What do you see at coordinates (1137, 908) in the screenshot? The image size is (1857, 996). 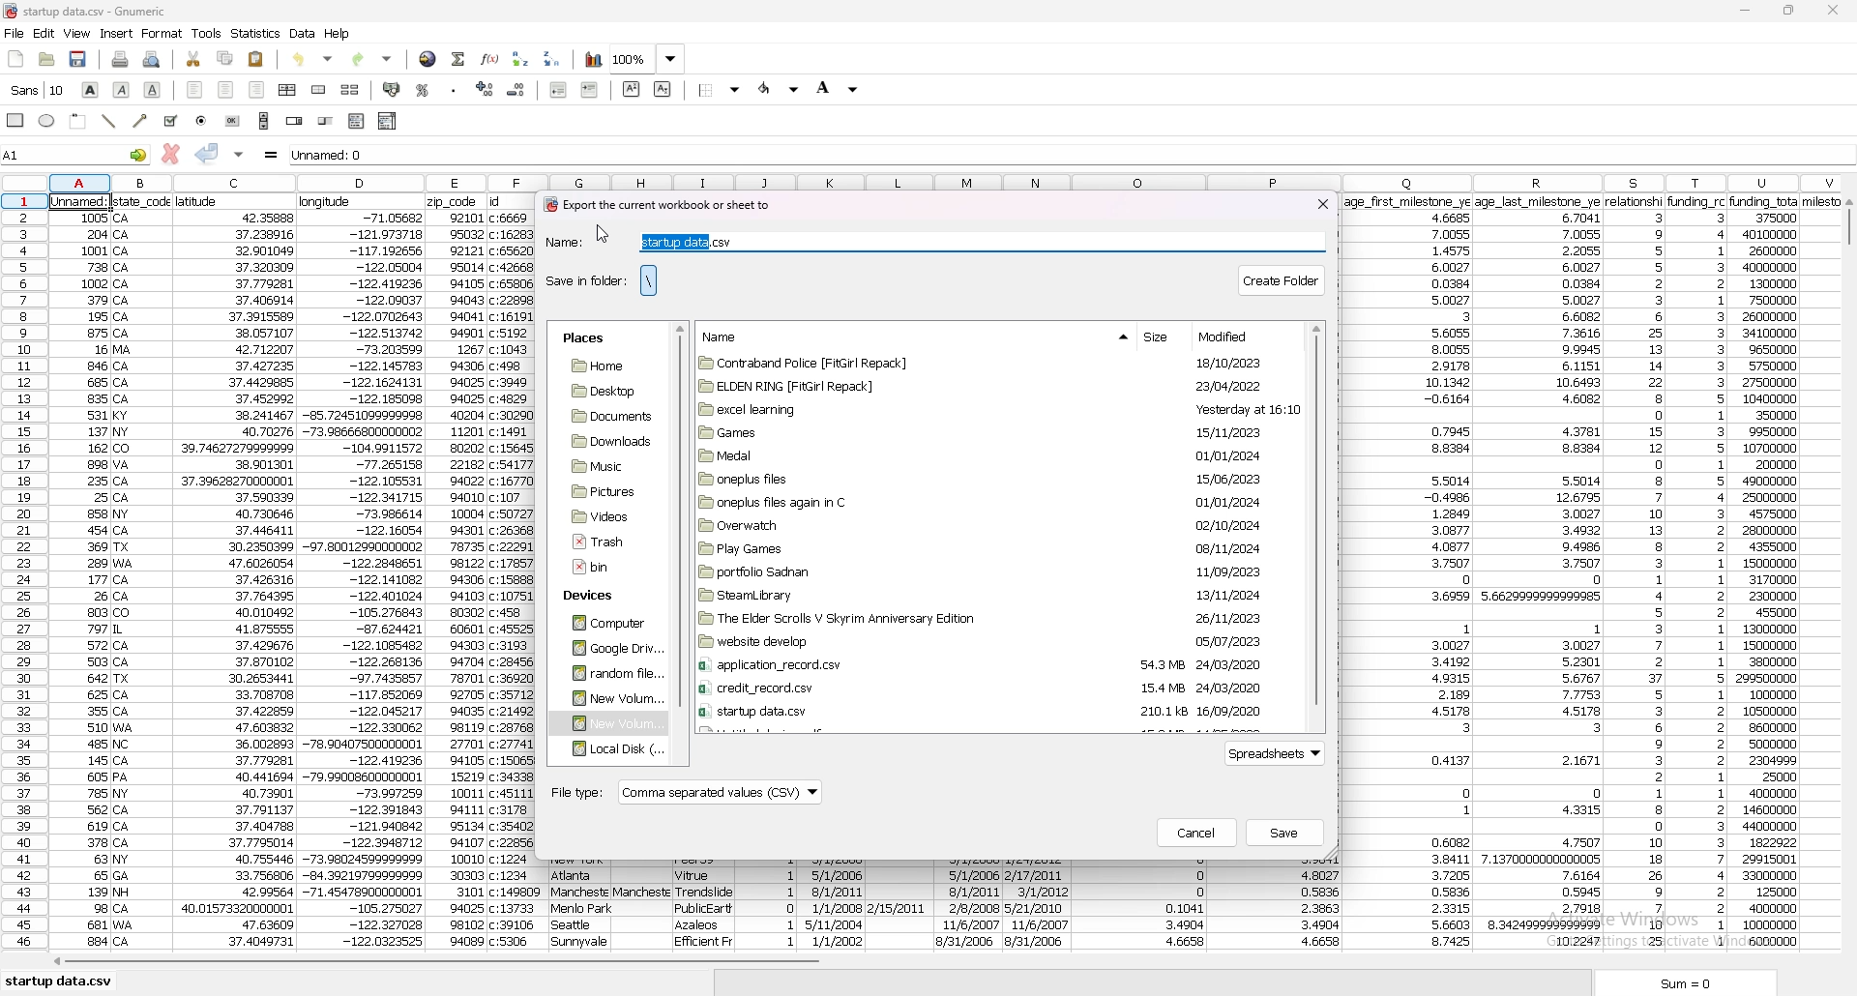 I see `data` at bounding box center [1137, 908].